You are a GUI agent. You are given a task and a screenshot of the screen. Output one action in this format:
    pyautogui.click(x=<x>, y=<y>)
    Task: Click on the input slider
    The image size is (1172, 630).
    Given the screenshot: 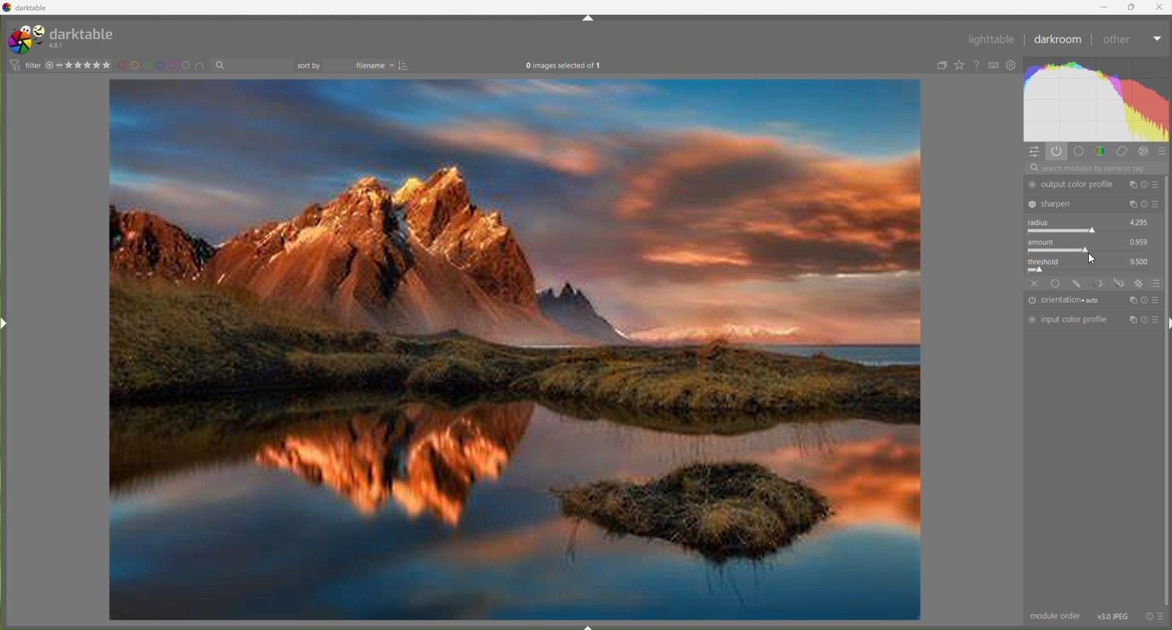 What is the action you would take?
    pyautogui.click(x=1090, y=250)
    